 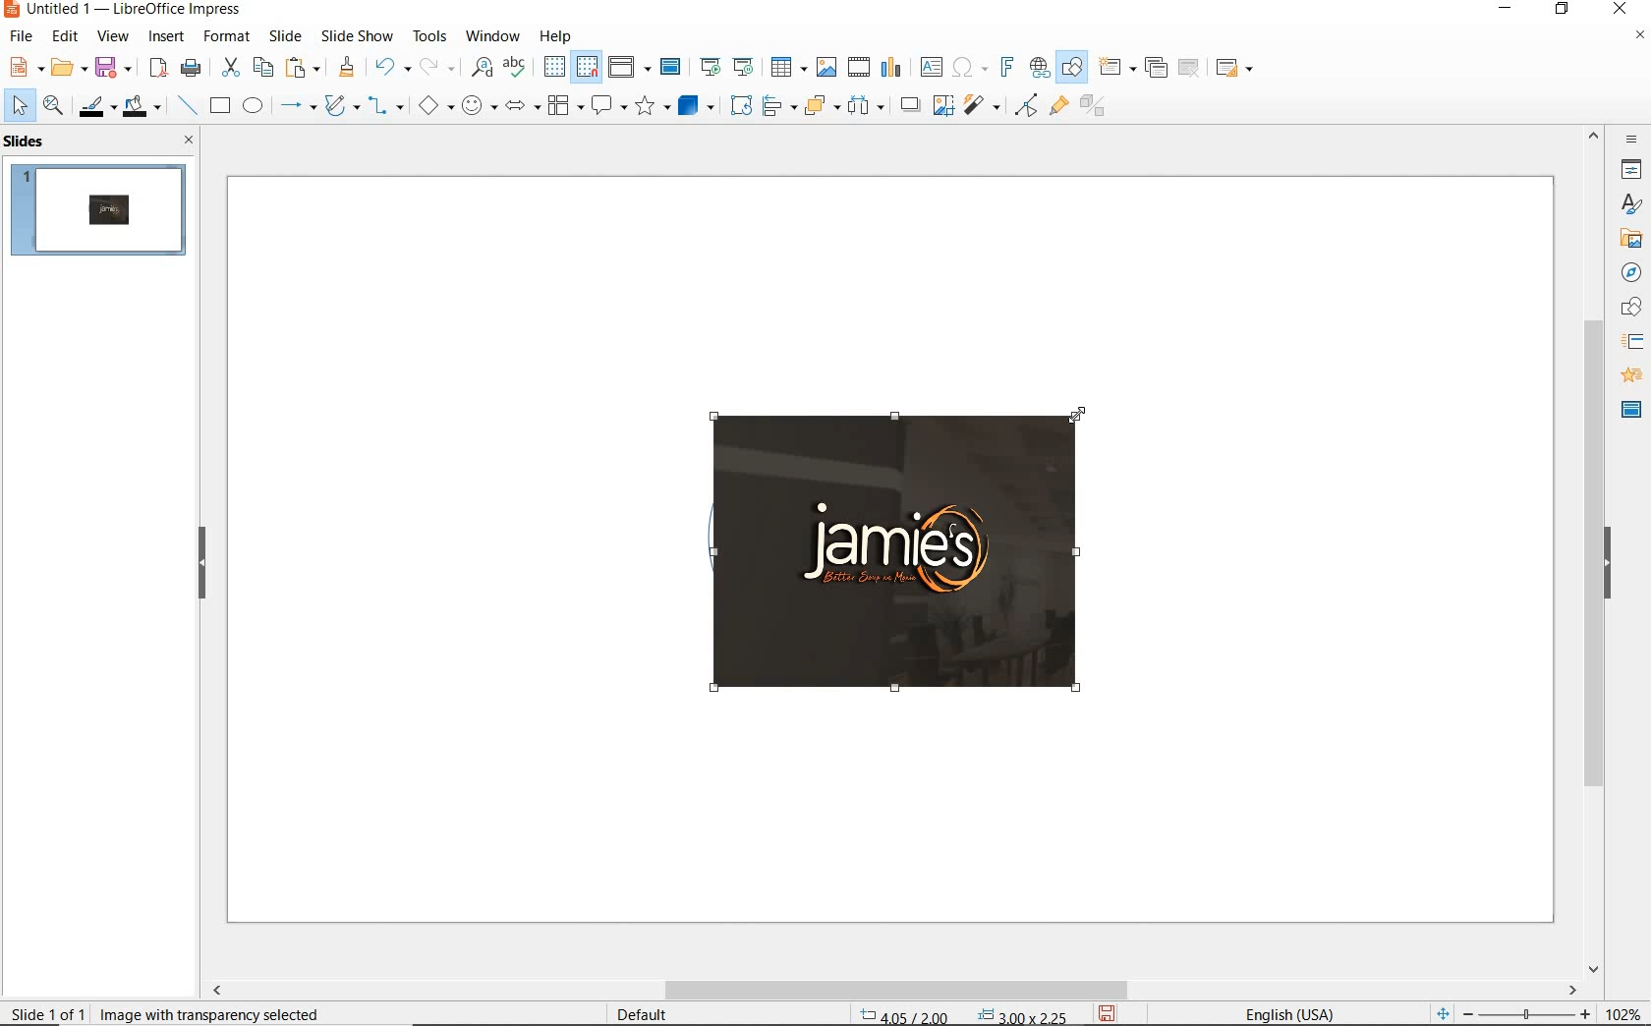 I want to click on Text language, so click(x=1286, y=1012).